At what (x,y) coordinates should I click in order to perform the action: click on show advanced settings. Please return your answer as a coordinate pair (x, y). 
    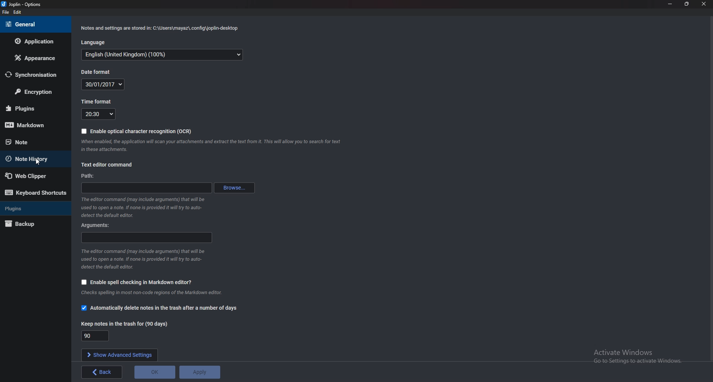
    Looking at the image, I should click on (118, 355).